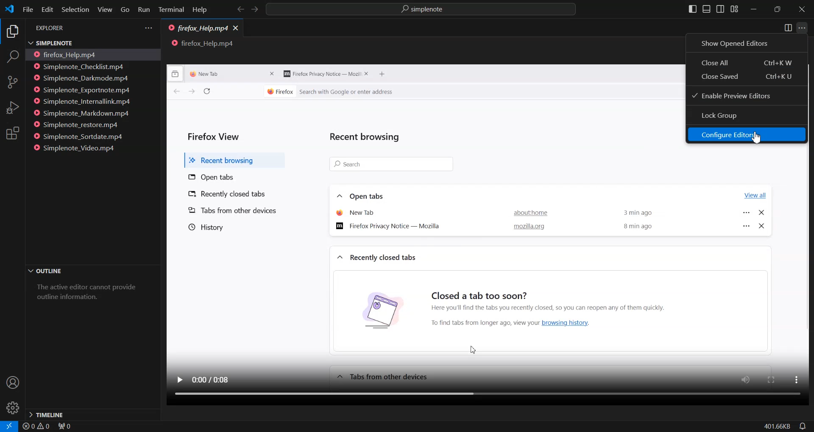  I want to click on close, so click(368, 74).